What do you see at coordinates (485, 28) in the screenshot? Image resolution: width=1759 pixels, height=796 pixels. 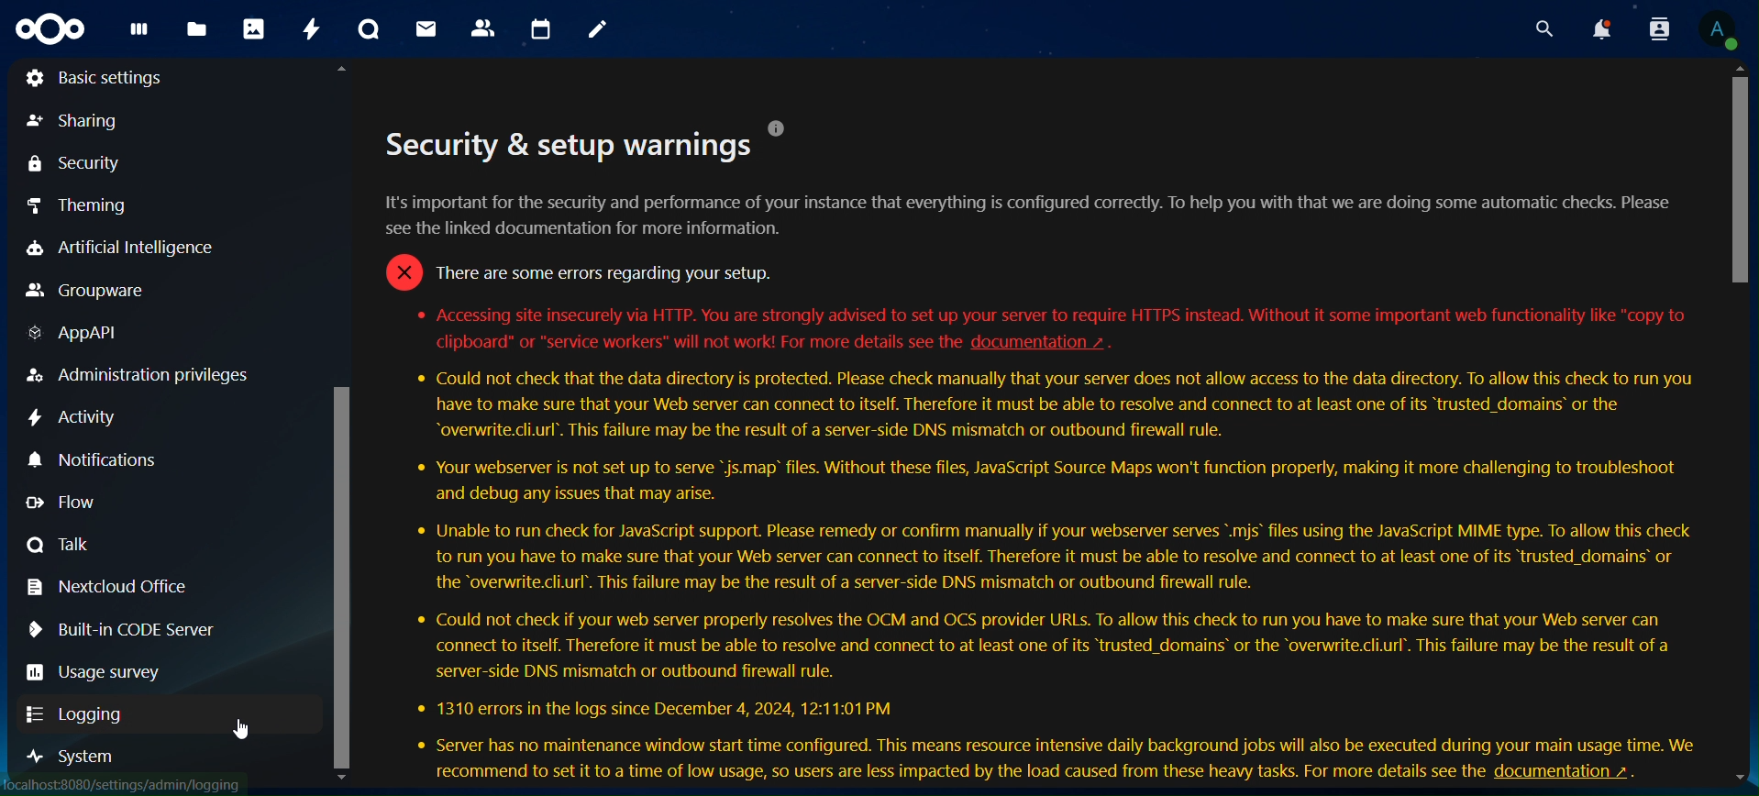 I see `contact` at bounding box center [485, 28].